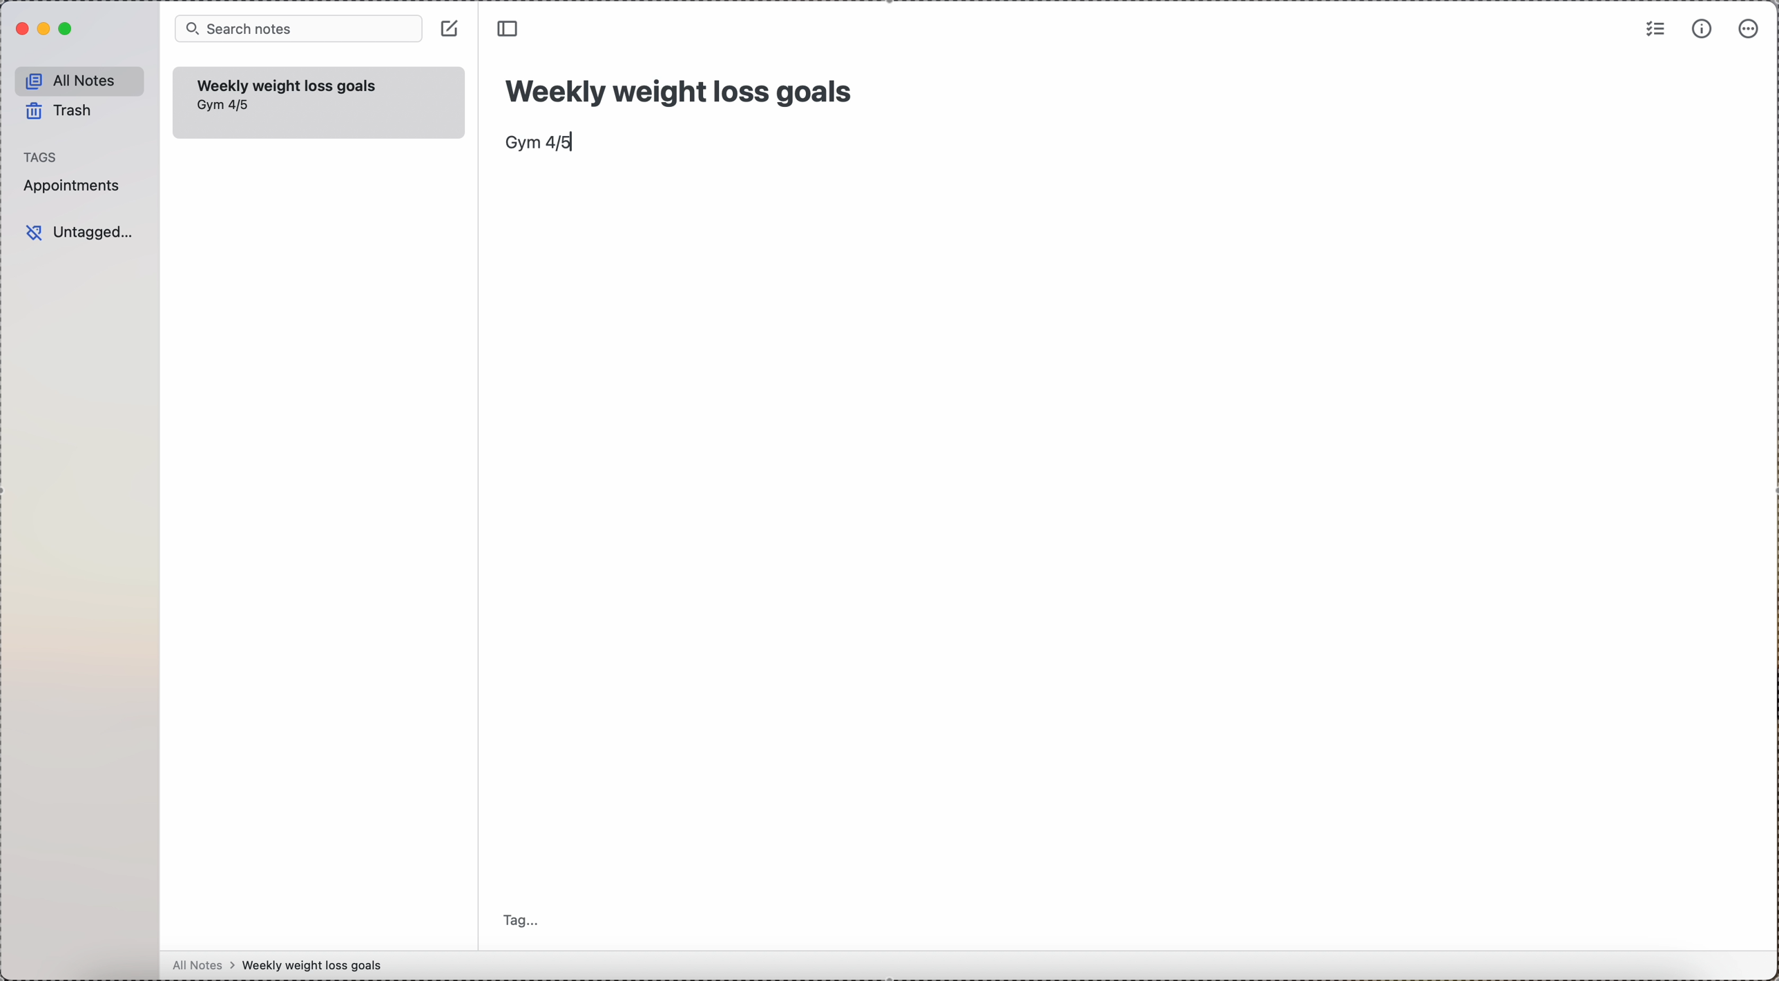 Image resolution: width=1779 pixels, height=981 pixels. I want to click on title: Weekly weight loss goals, so click(682, 88).